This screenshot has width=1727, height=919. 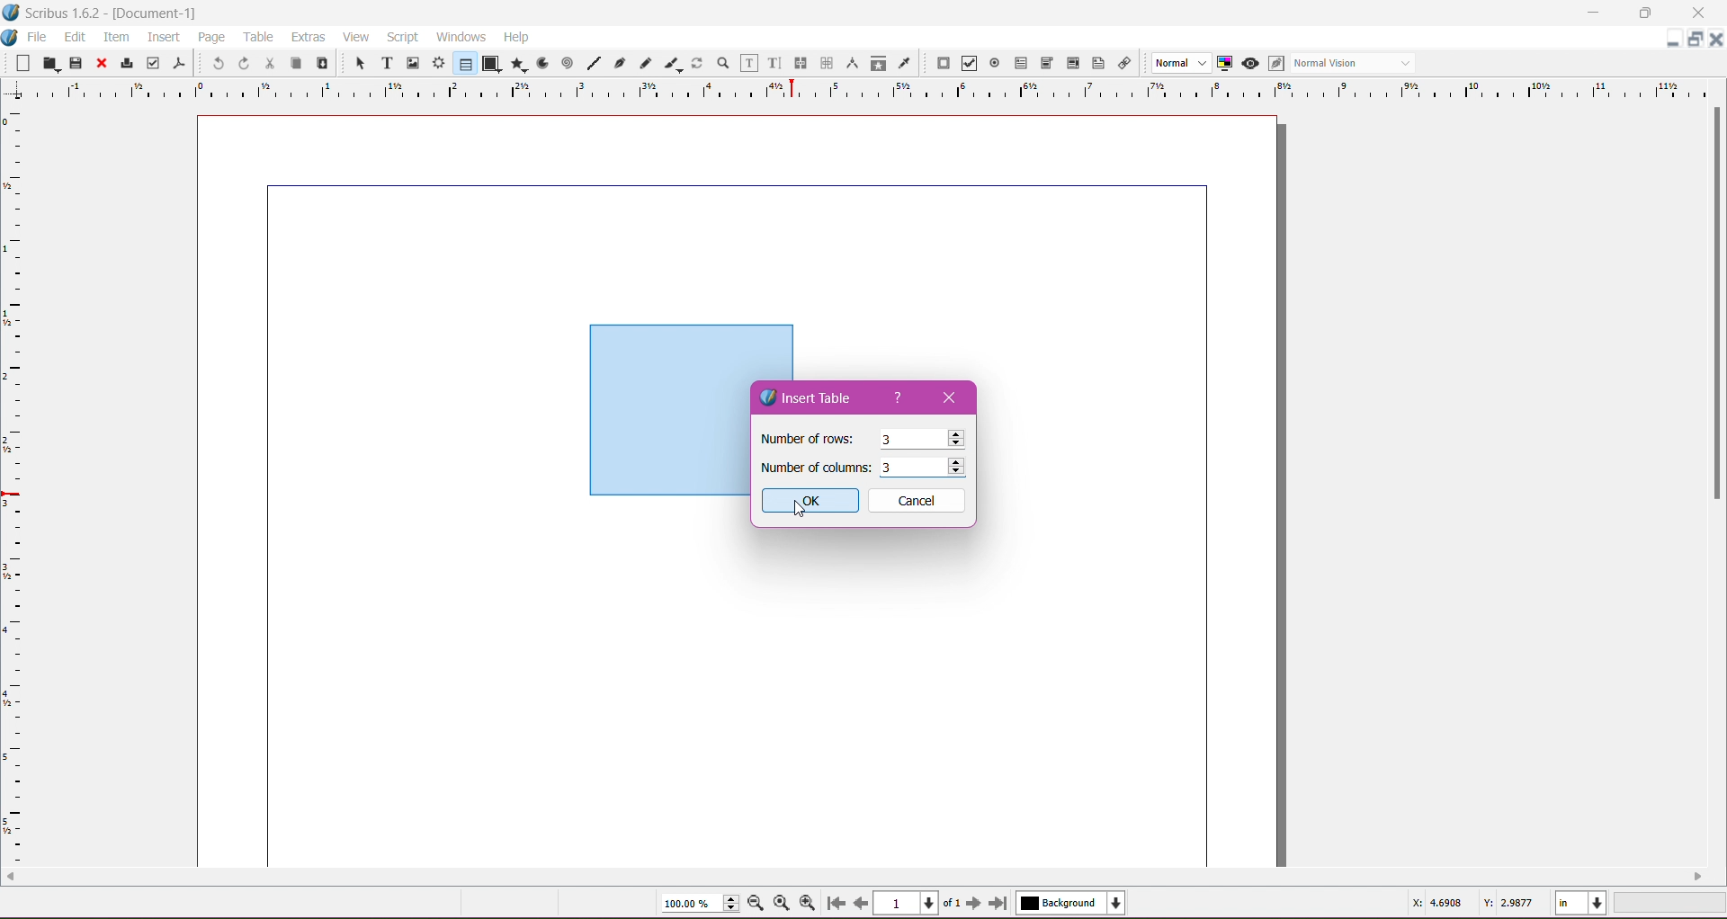 I want to click on Print, so click(x=124, y=65).